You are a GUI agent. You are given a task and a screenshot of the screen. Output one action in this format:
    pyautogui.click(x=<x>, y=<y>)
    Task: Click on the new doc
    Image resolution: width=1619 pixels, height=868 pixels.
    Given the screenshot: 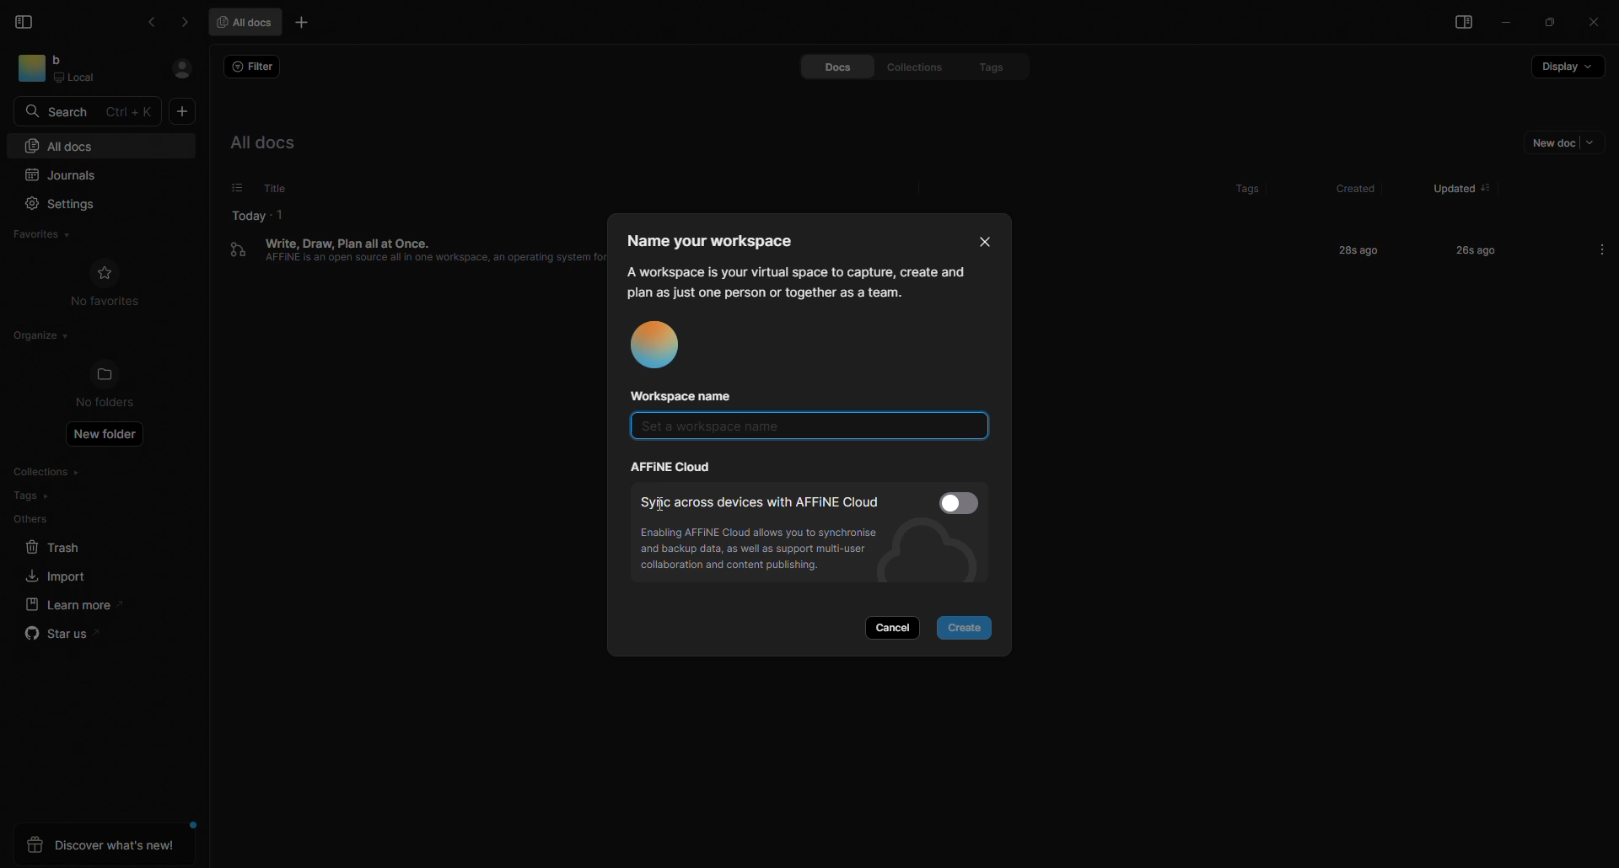 What is the action you would take?
    pyautogui.click(x=183, y=113)
    